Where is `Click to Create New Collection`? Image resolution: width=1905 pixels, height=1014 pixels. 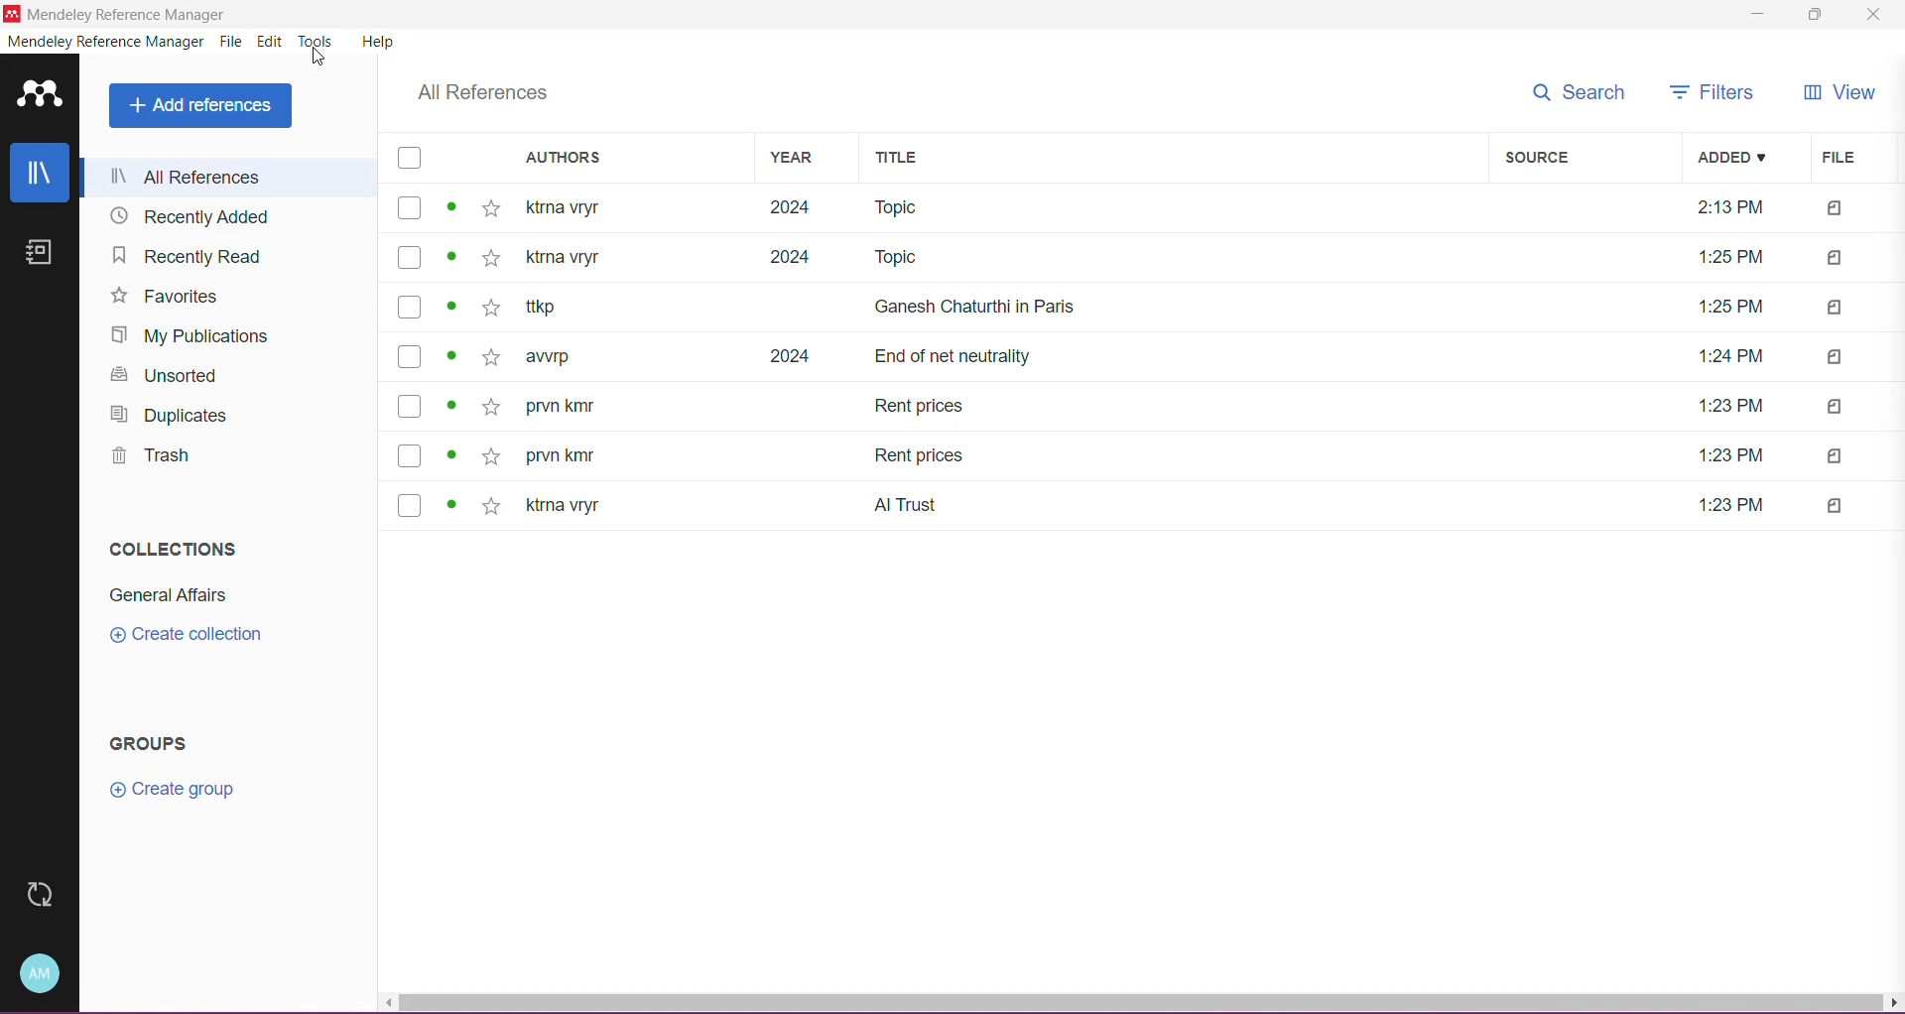 Click to Create New Collection is located at coordinates (199, 636).